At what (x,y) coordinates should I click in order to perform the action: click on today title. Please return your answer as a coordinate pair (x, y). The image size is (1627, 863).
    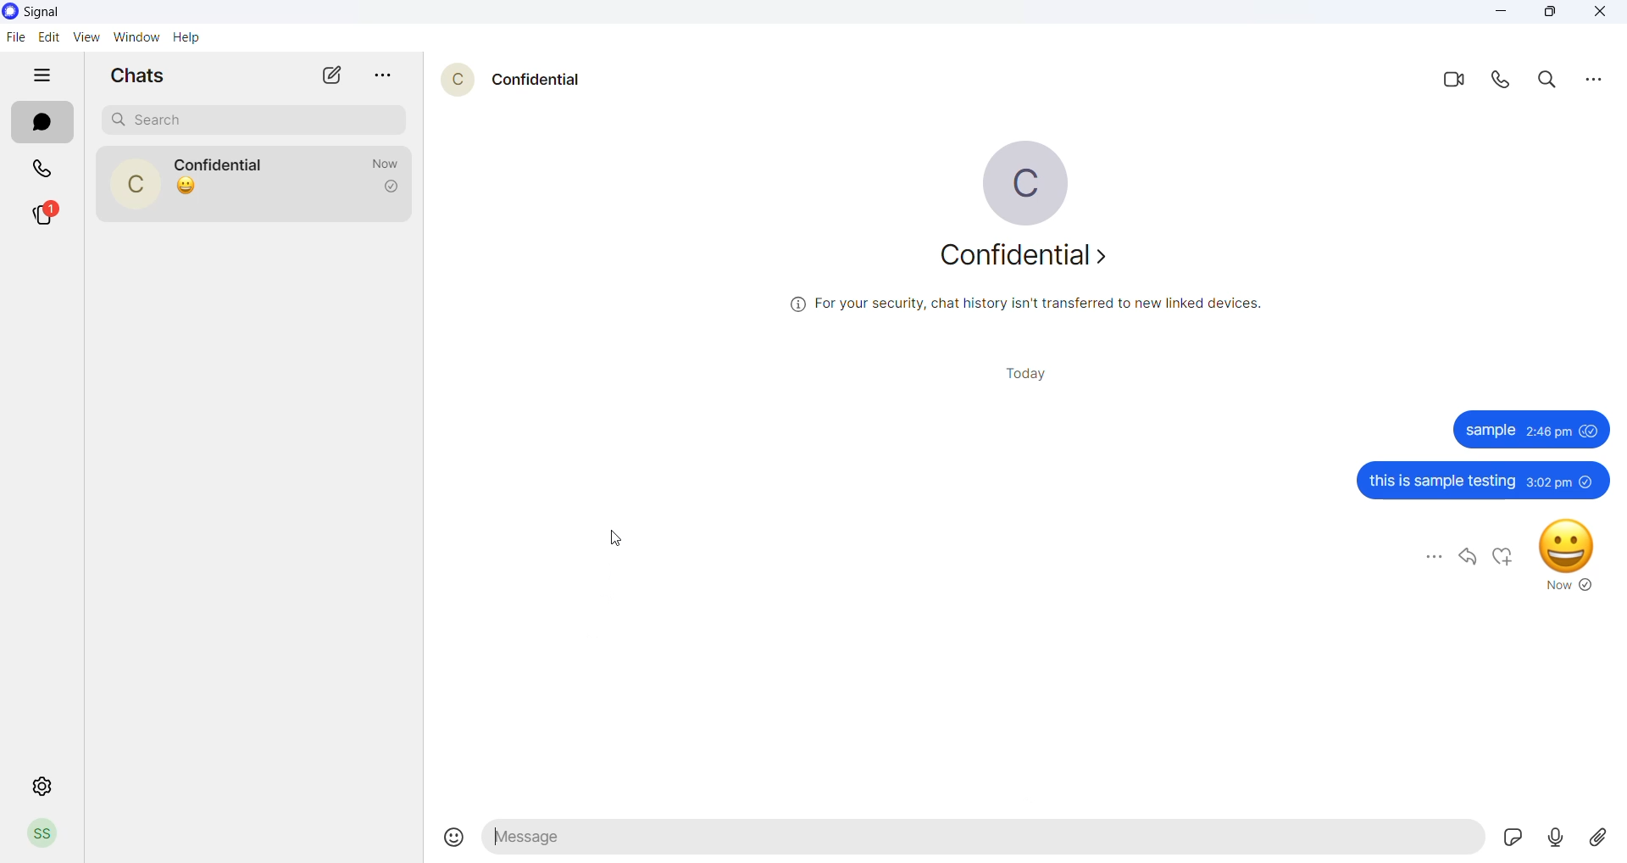
    Looking at the image, I should click on (1030, 373).